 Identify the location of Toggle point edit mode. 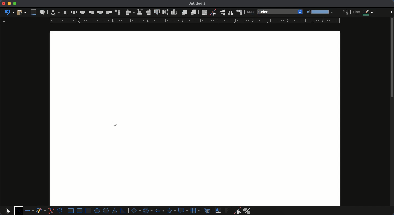
(213, 13).